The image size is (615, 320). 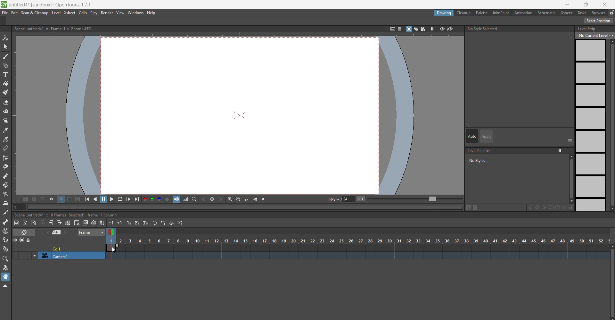 What do you see at coordinates (55, 29) in the screenshot?
I see `text` at bounding box center [55, 29].